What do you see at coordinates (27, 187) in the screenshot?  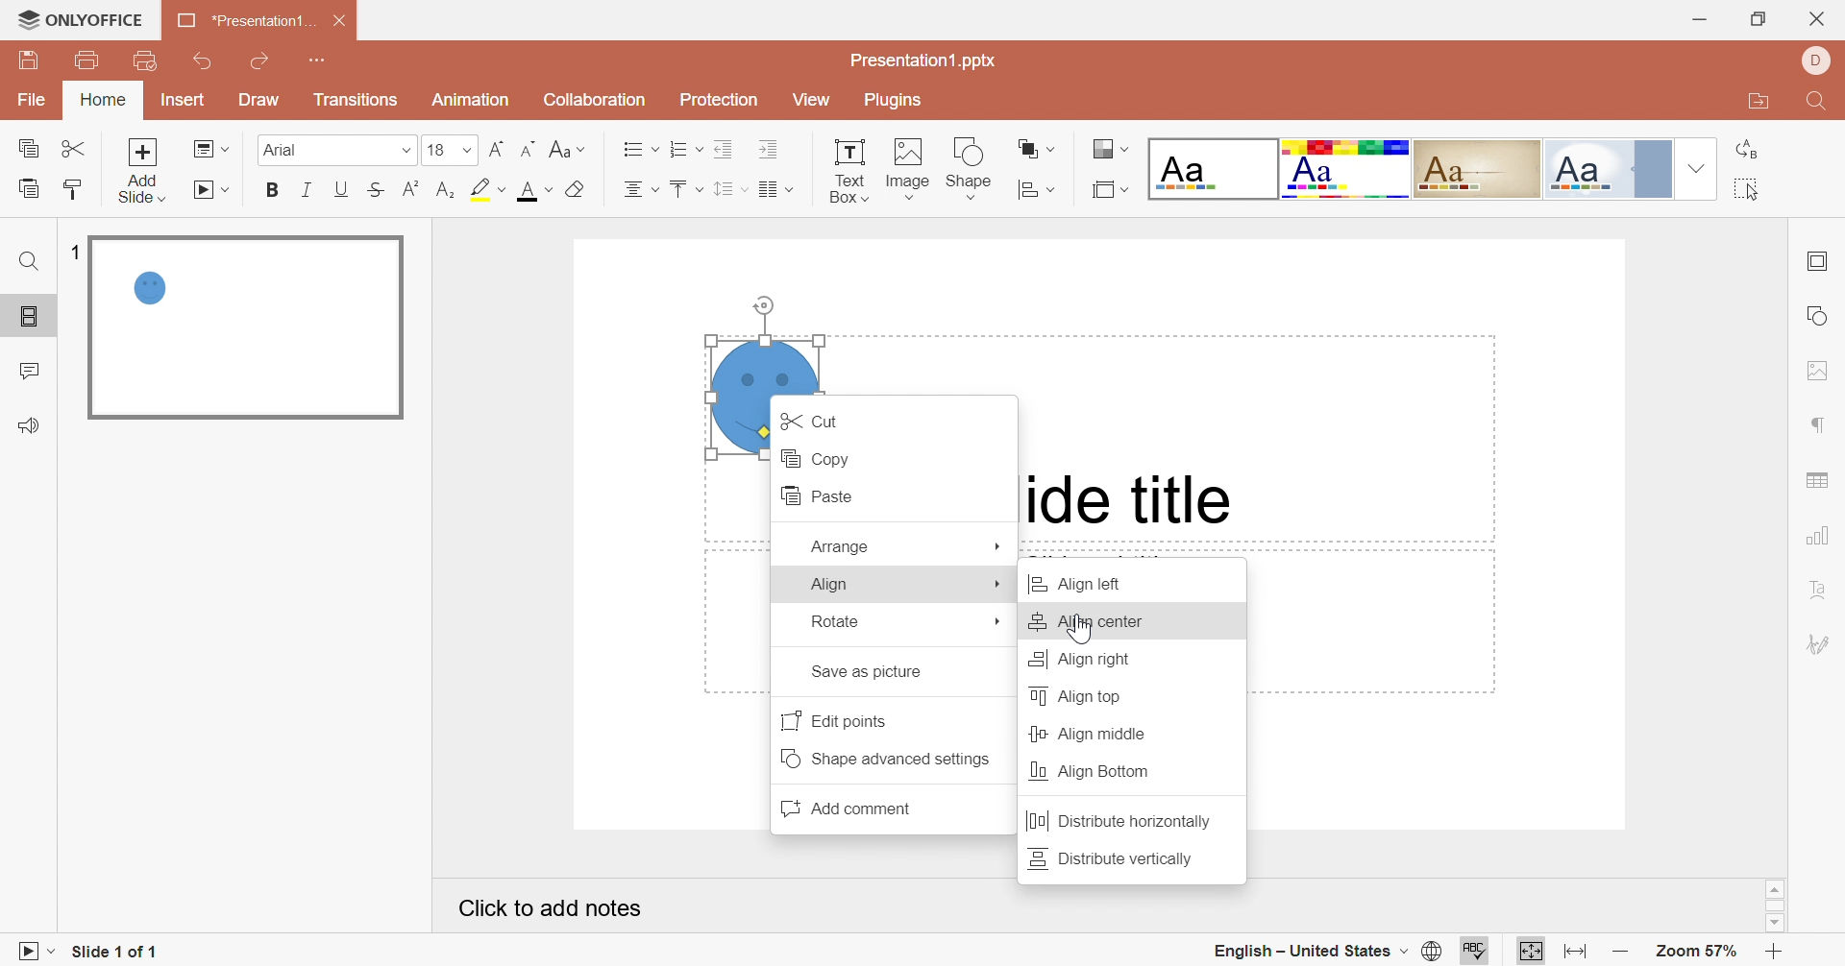 I see `Paste` at bounding box center [27, 187].